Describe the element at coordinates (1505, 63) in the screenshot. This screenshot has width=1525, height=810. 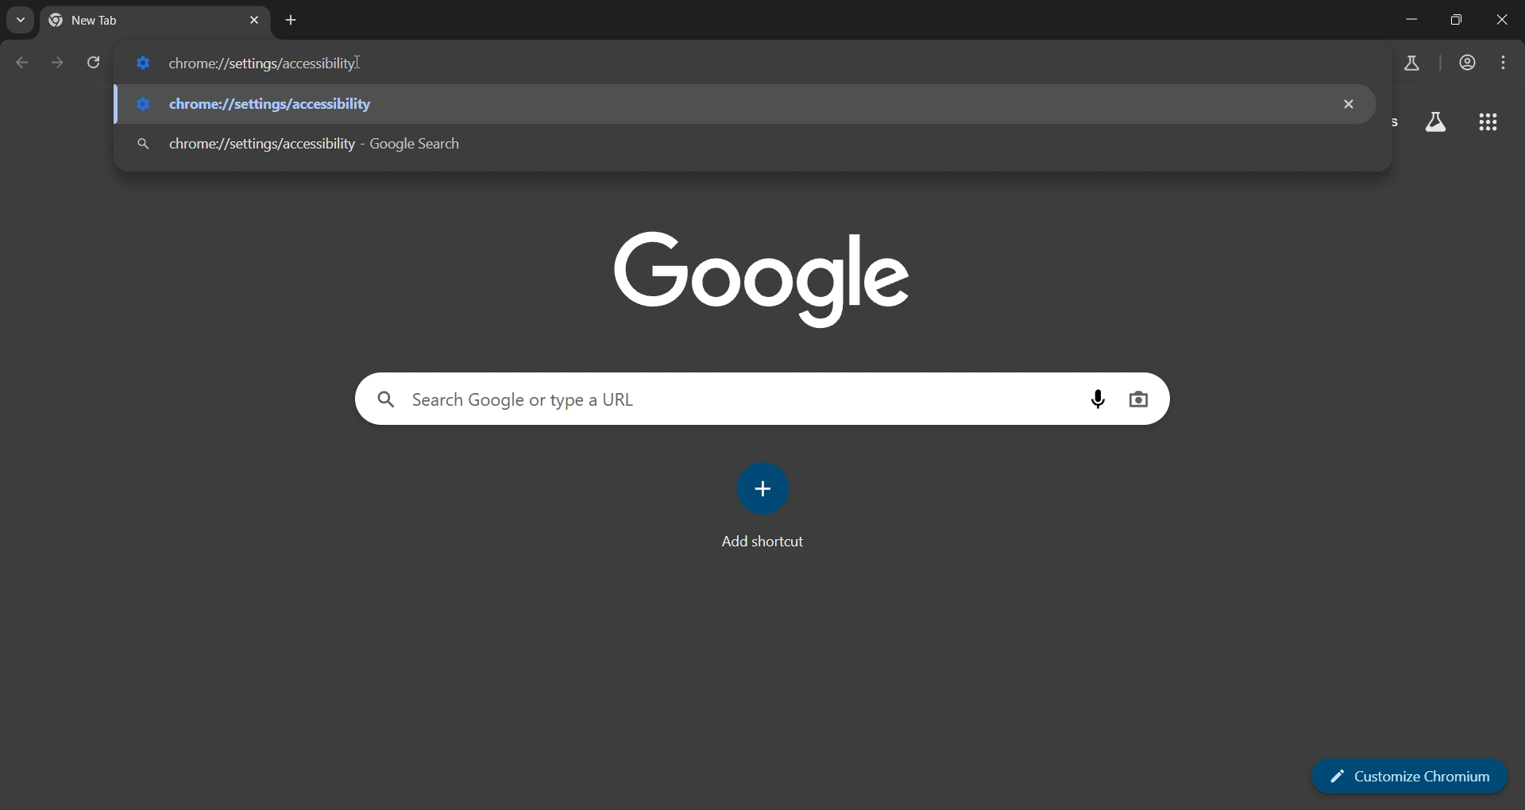
I see `menu` at that location.